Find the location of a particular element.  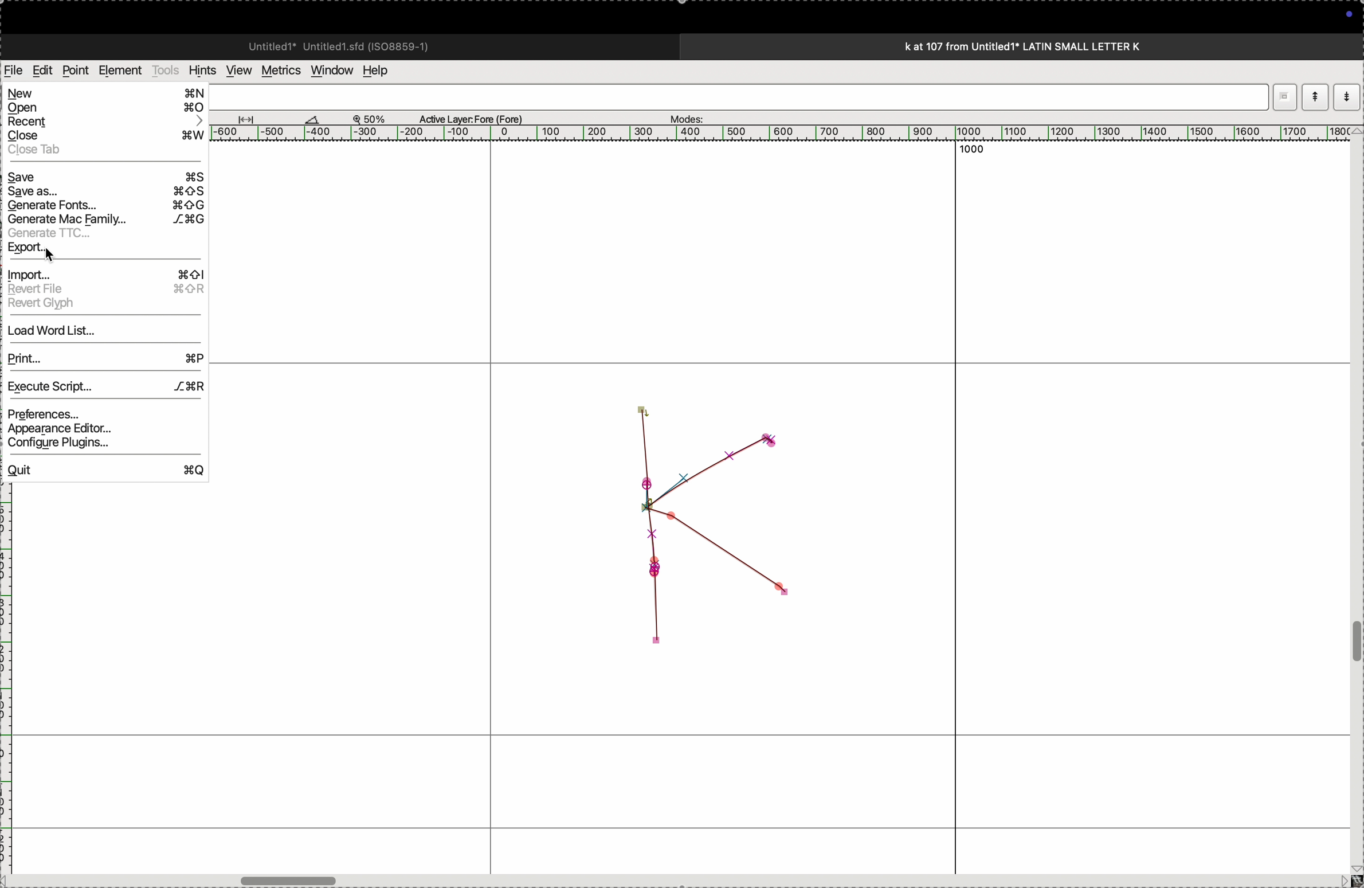

revert glyph is located at coordinates (102, 304).